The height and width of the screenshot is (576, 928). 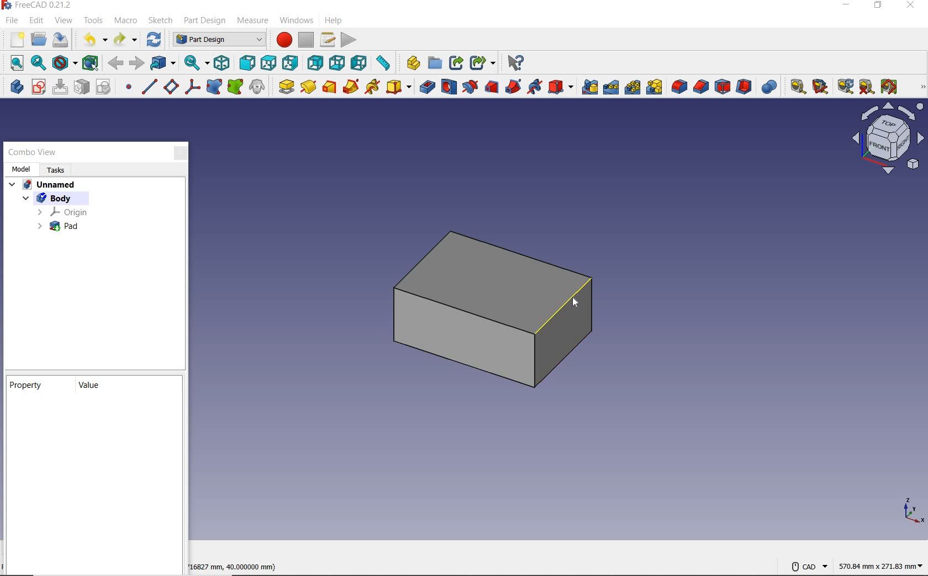 I want to click on thickness, so click(x=745, y=87).